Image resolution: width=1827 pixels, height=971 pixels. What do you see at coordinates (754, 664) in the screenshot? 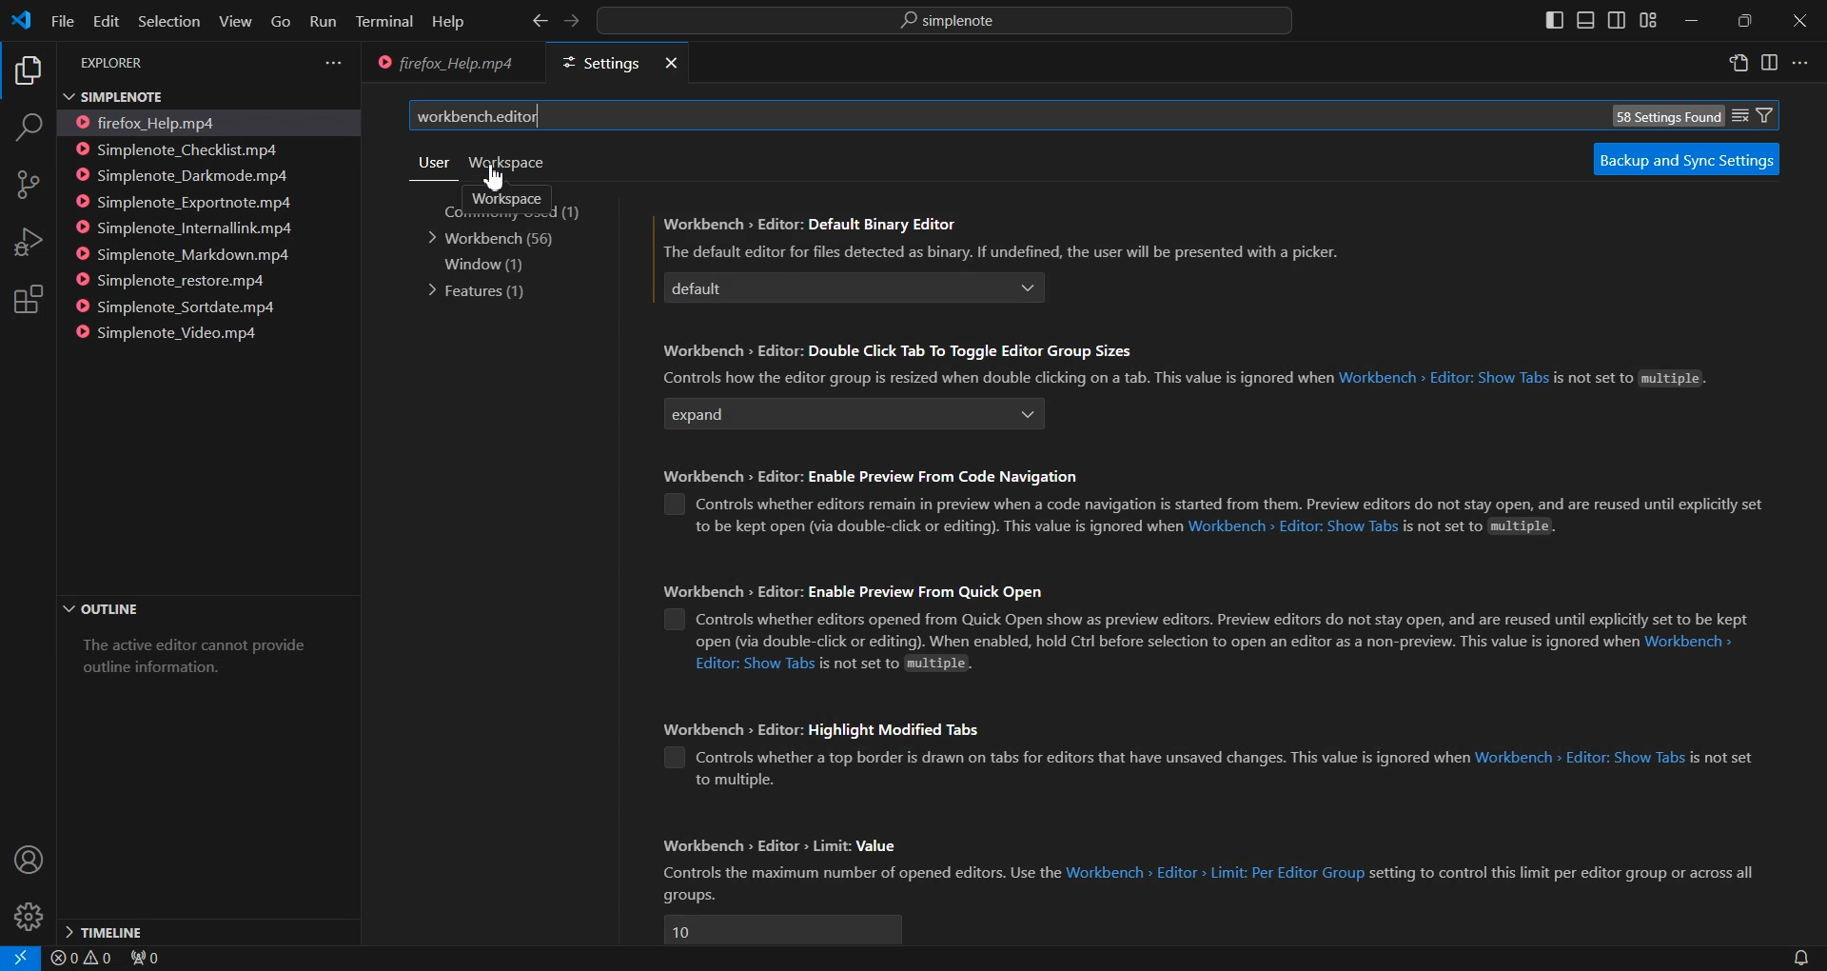
I see `Hyperlink file address` at bounding box center [754, 664].